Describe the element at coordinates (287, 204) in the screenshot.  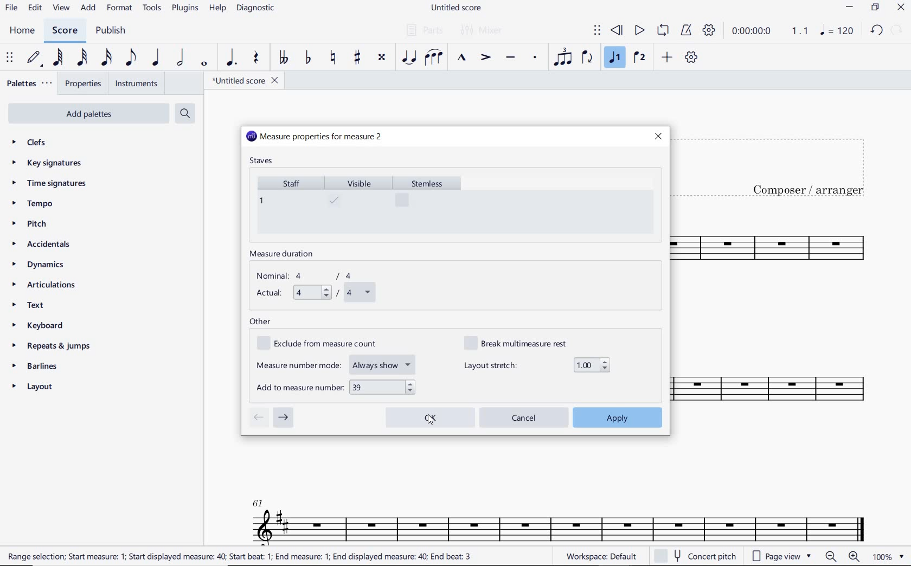
I see `staff` at that location.